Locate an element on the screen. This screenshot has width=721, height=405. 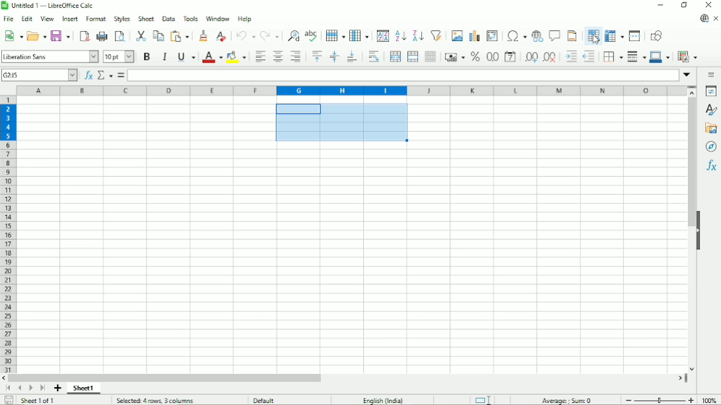
Autofilter is located at coordinates (436, 35).